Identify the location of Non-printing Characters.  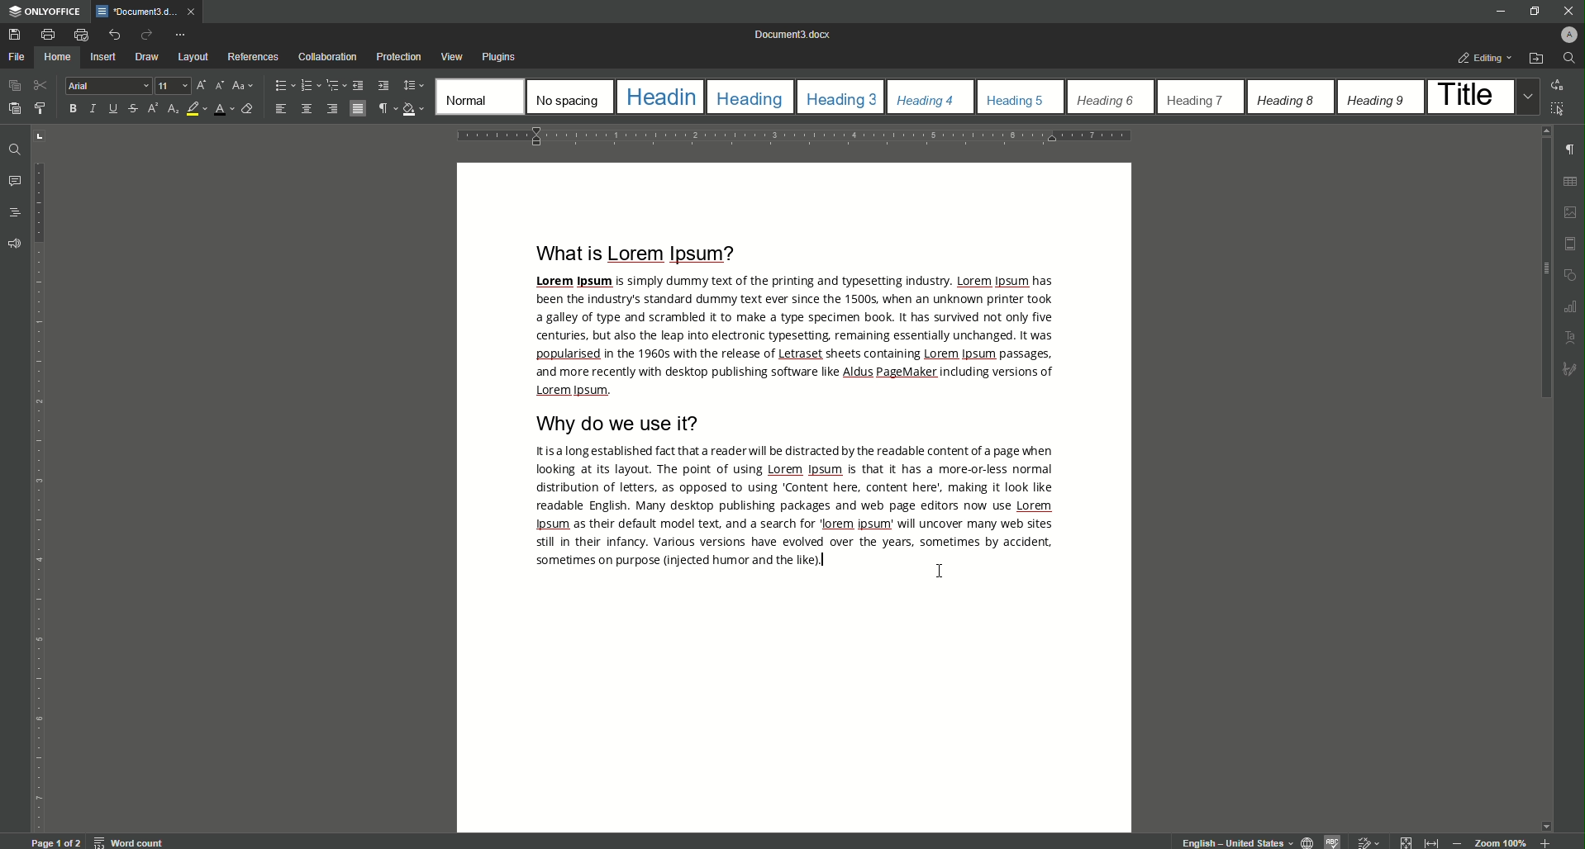
(384, 110).